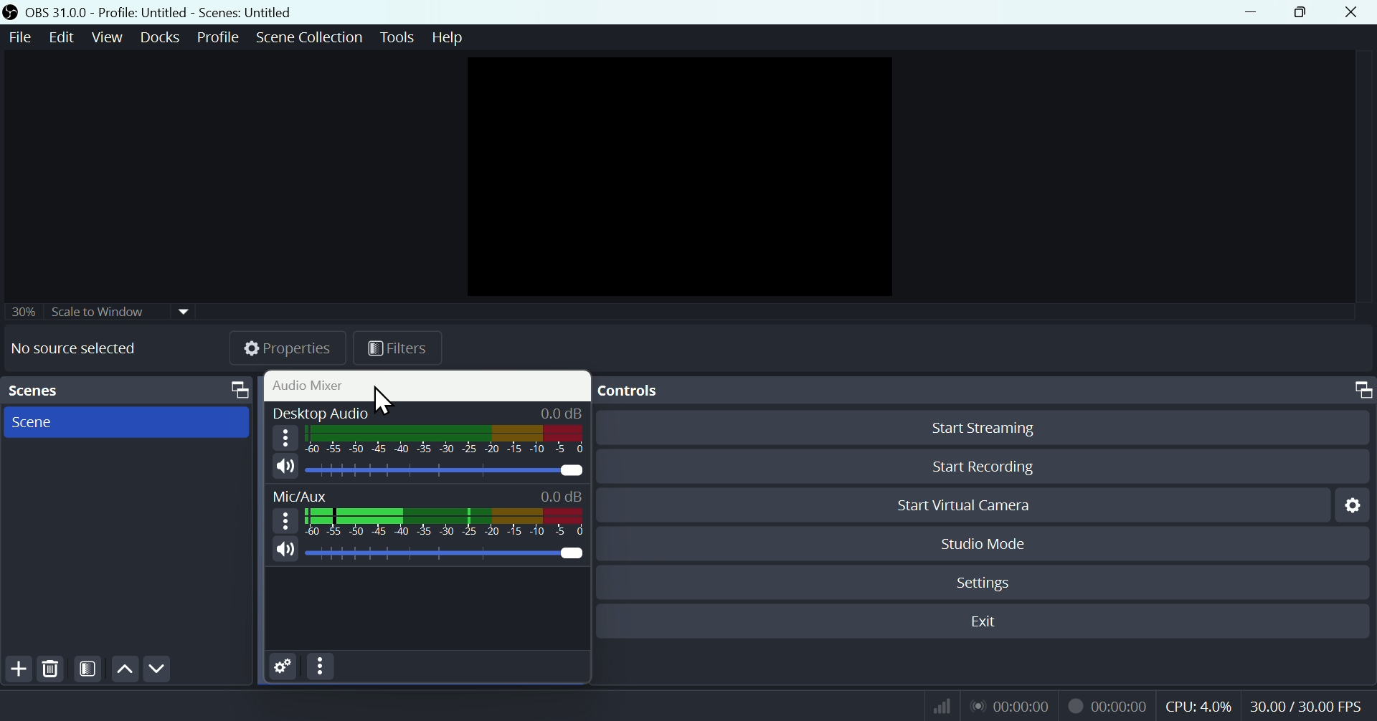  Describe the element at coordinates (1355, 505) in the screenshot. I see `Settings` at that location.